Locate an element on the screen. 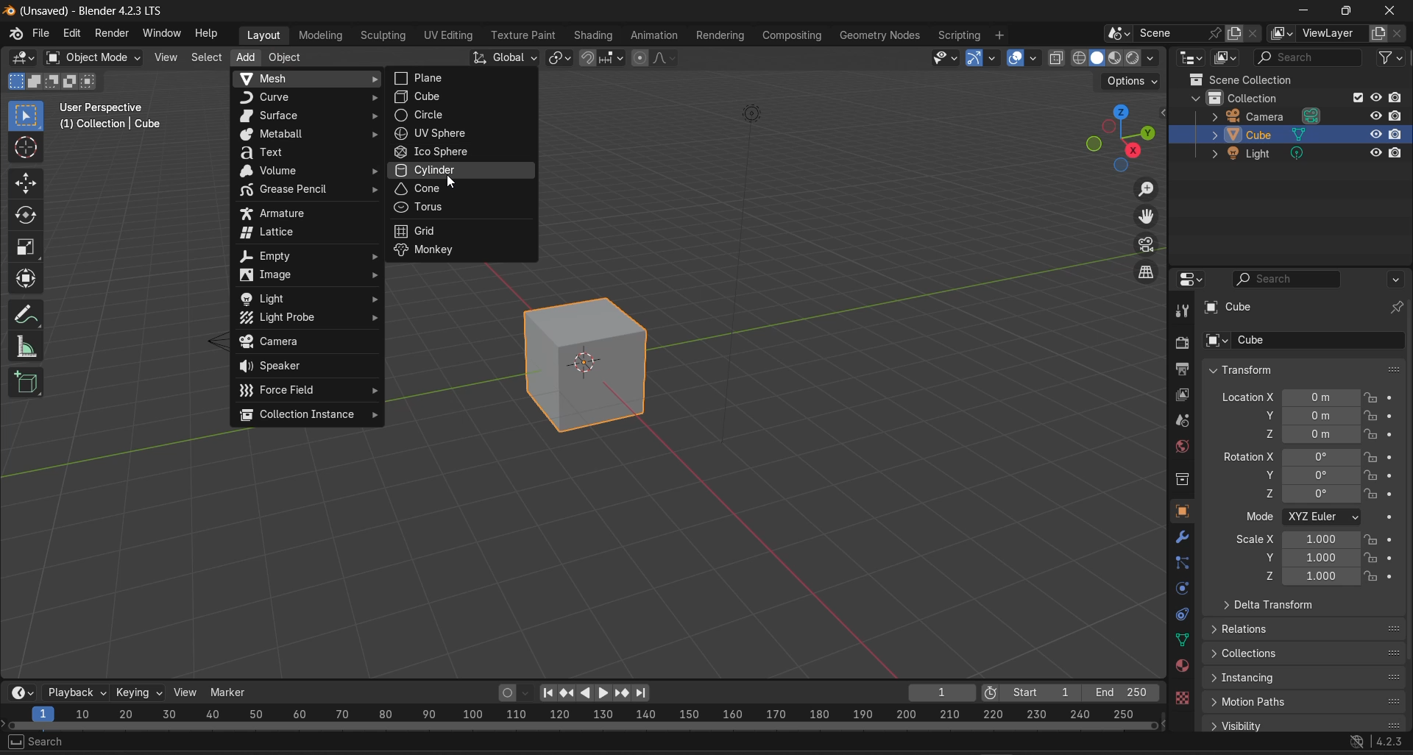 The height and width of the screenshot is (755, 1413). delta transform is located at coordinates (1264, 605).